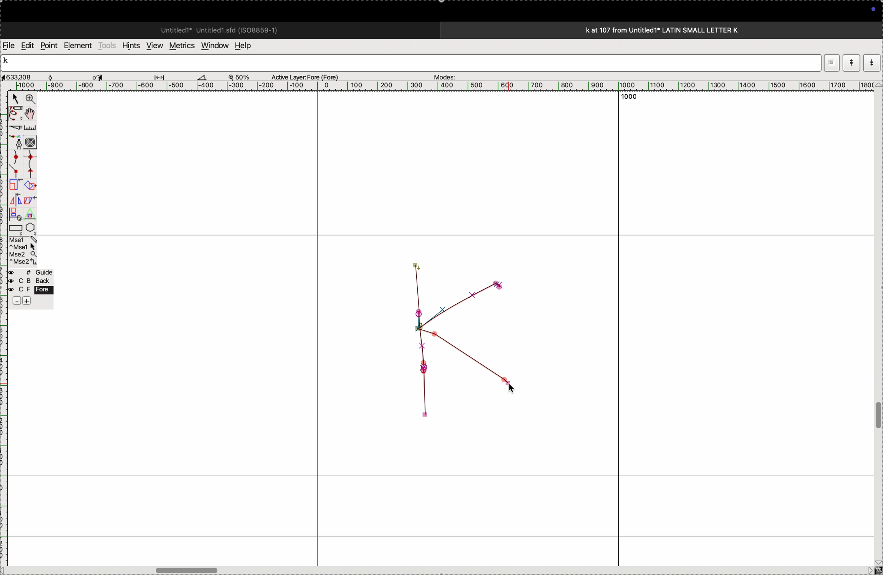 Image resolution: width=883 pixels, height=575 pixels. Describe the element at coordinates (15, 100) in the screenshot. I see `cursor` at that location.